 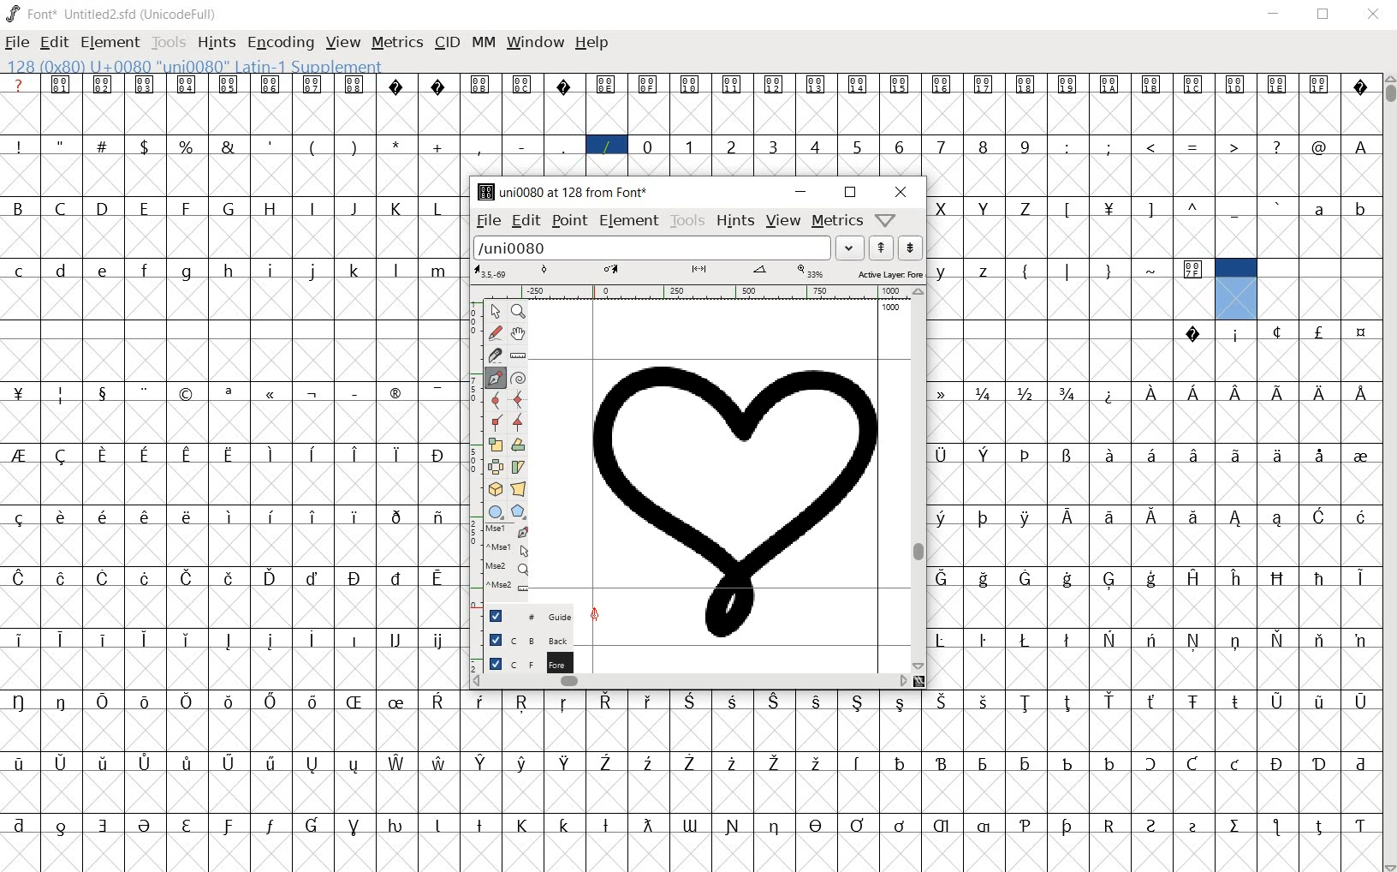 What do you see at coordinates (104, 826) in the screenshot?
I see `glyph` at bounding box center [104, 826].